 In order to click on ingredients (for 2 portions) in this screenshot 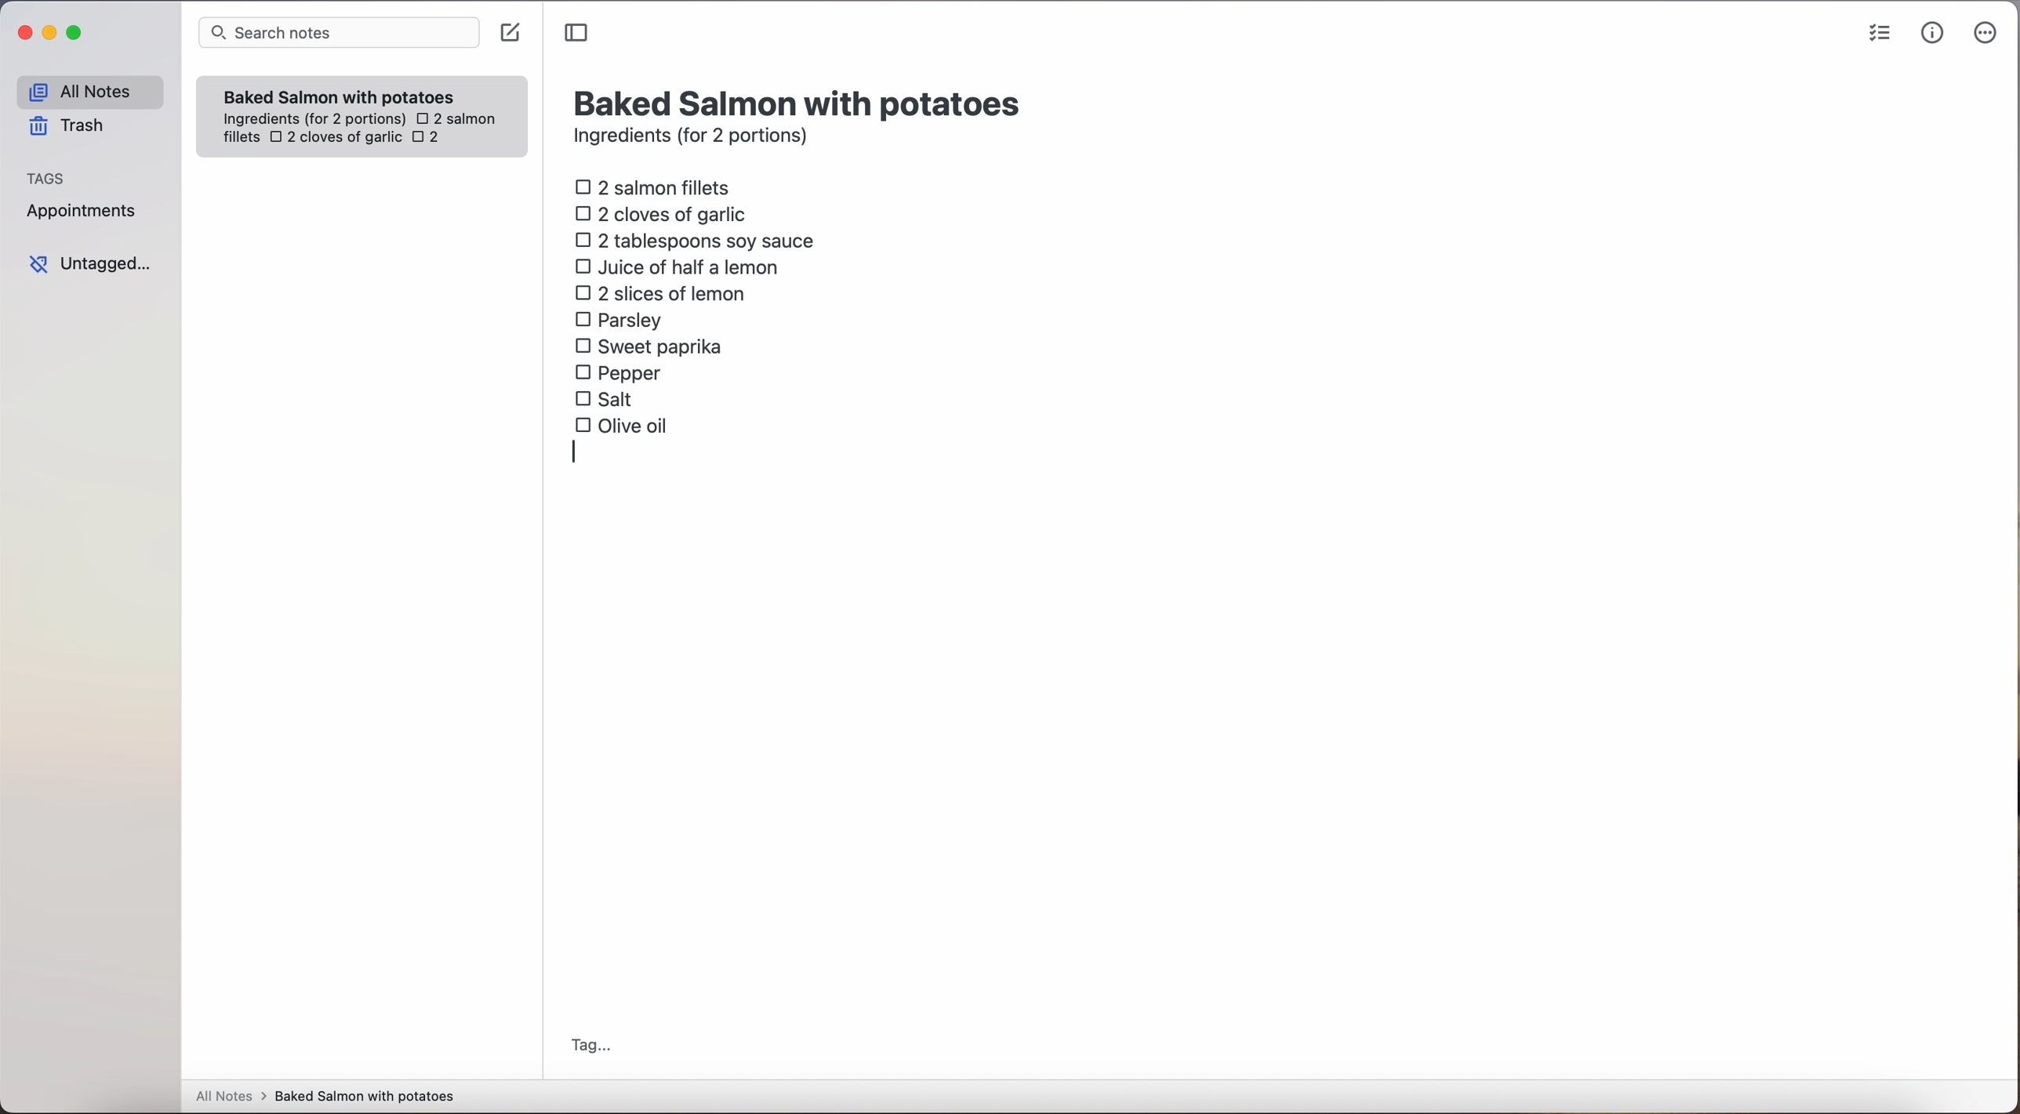, I will do `click(696, 138)`.